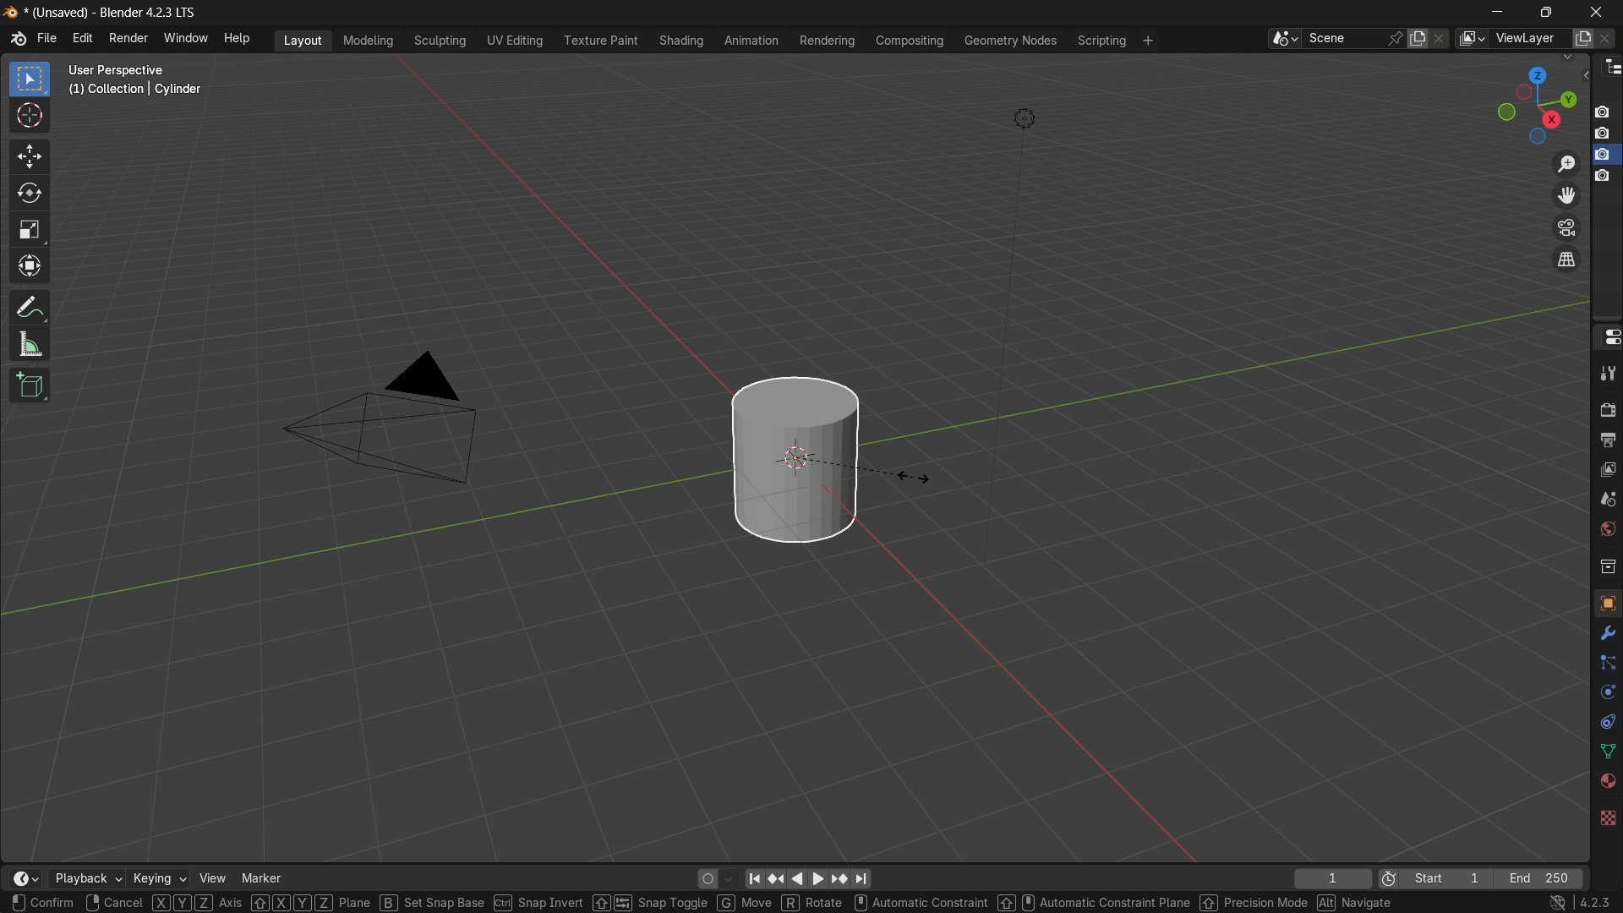  I want to click on shift and right left keyboard navigation keys for snap toggle, so click(651, 902).